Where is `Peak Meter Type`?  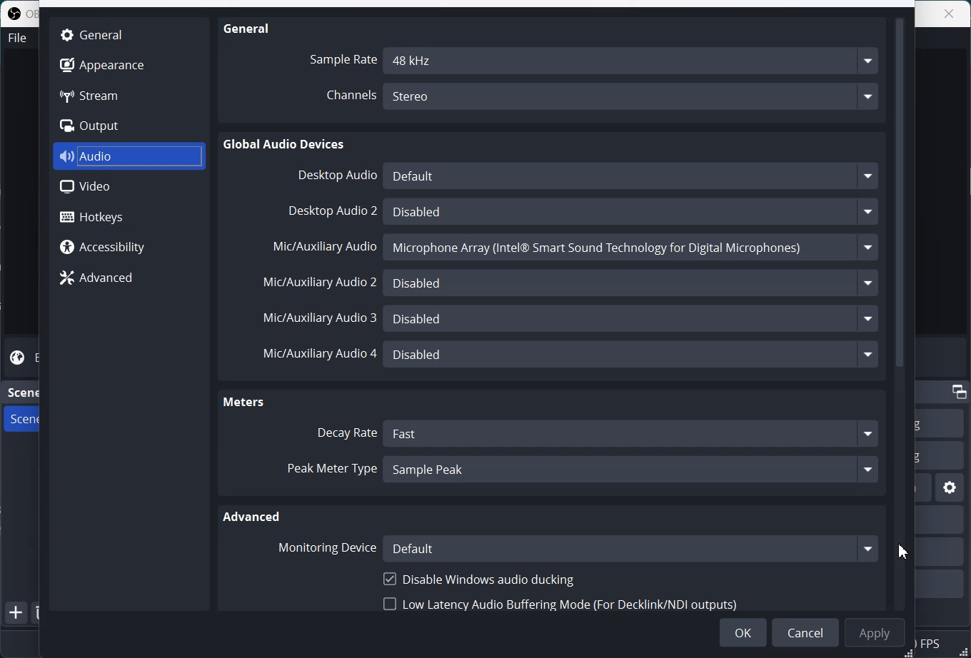
Peak Meter Type is located at coordinates (333, 470).